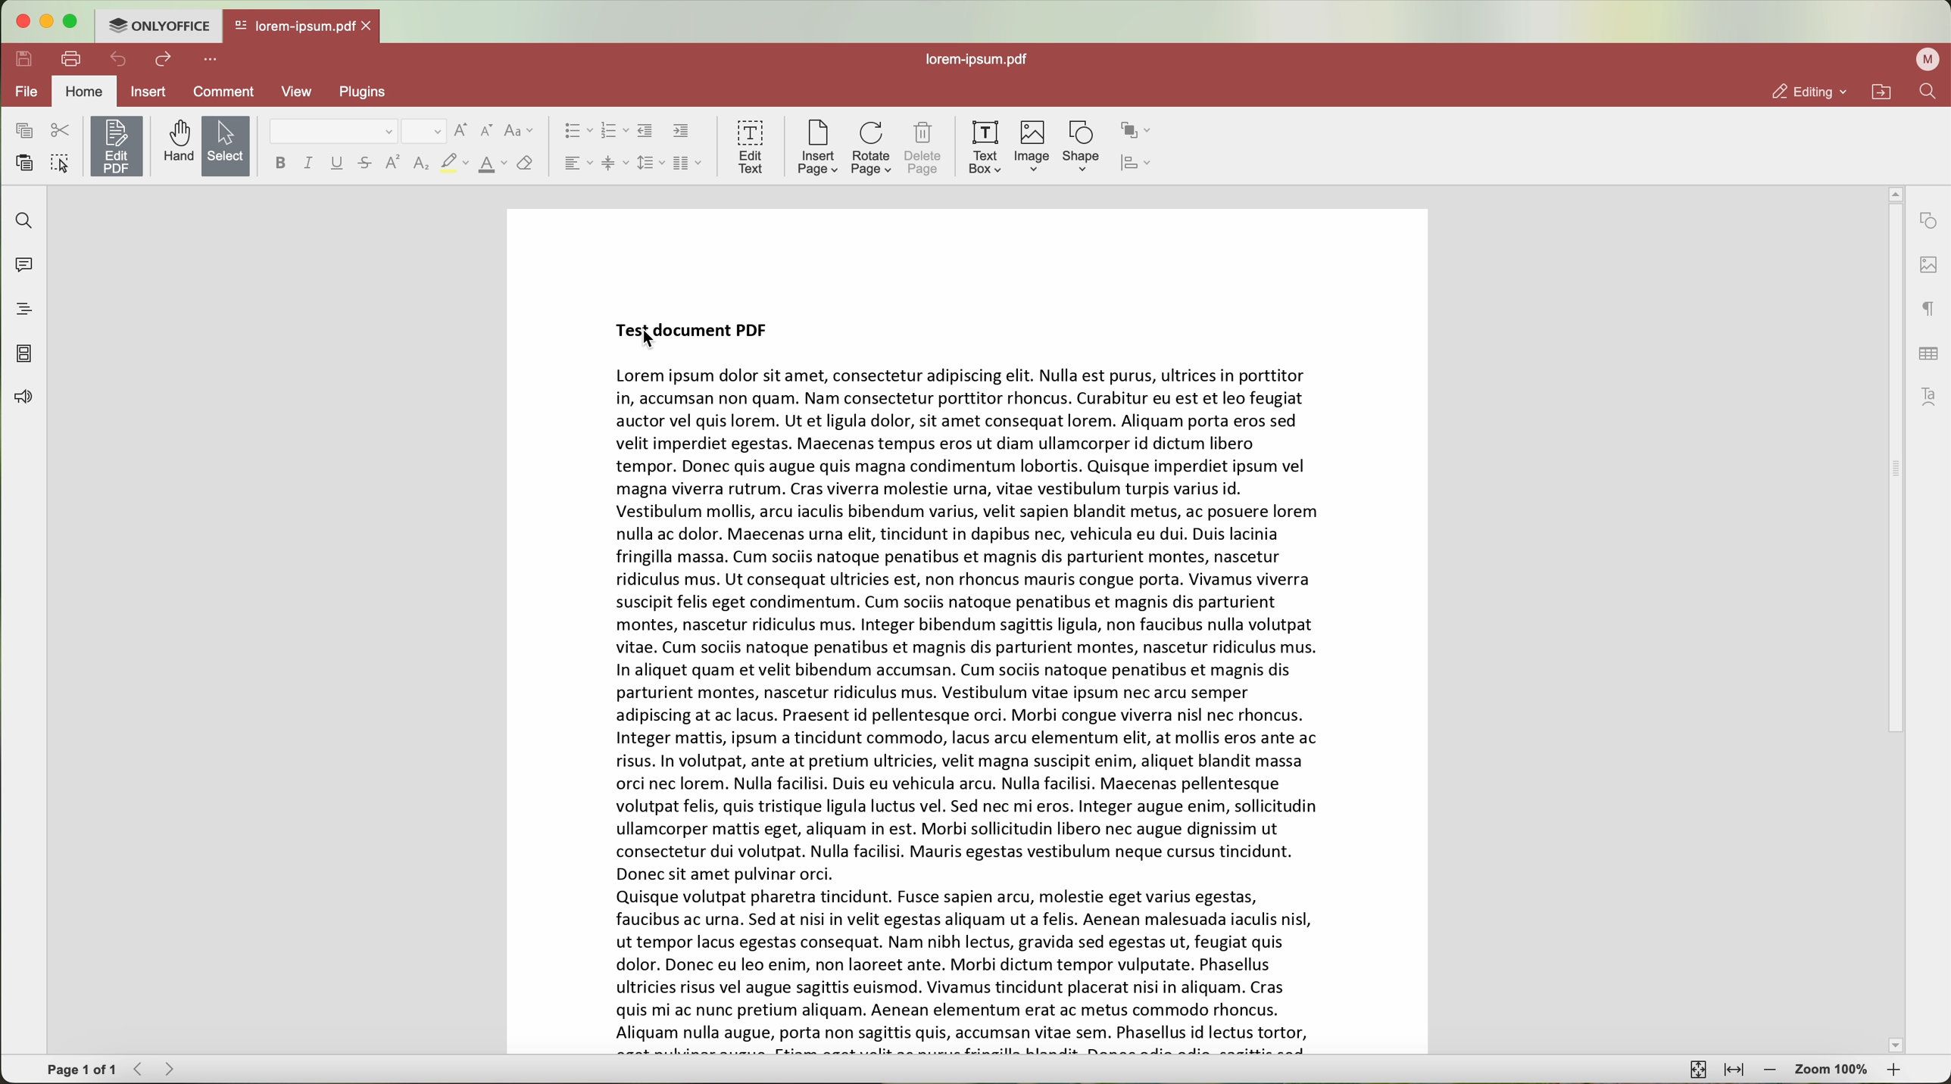 This screenshot has height=1084, width=1951. Describe the element at coordinates (651, 164) in the screenshot. I see `line spacing` at that location.